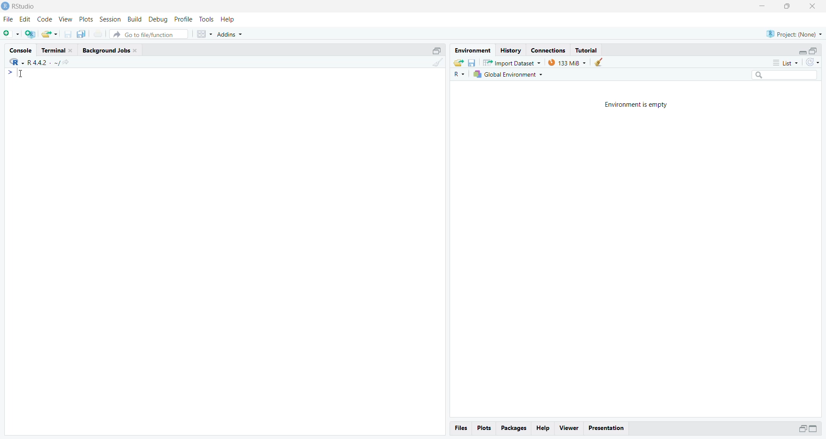 Image resolution: width=826 pixels, height=439 pixels. I want to click on Terminal, so click(56, 50).